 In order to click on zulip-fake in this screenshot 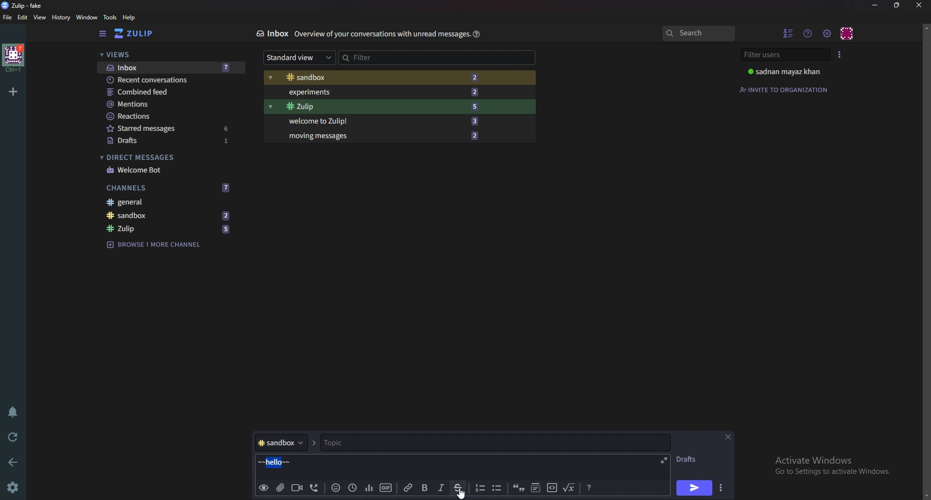, I will do `click(25, 5)`.